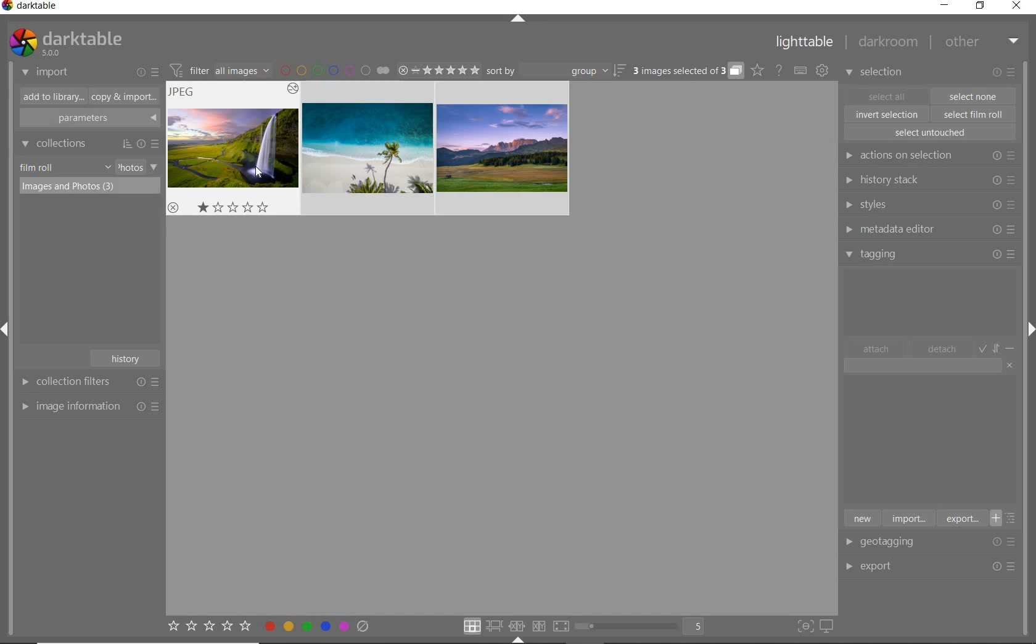 The image size is (1036, 644). What do you see at coordinates (804, 625) in the screenshot?
I see `toggle focus-peaking mode` at bounding box center [804, 625].